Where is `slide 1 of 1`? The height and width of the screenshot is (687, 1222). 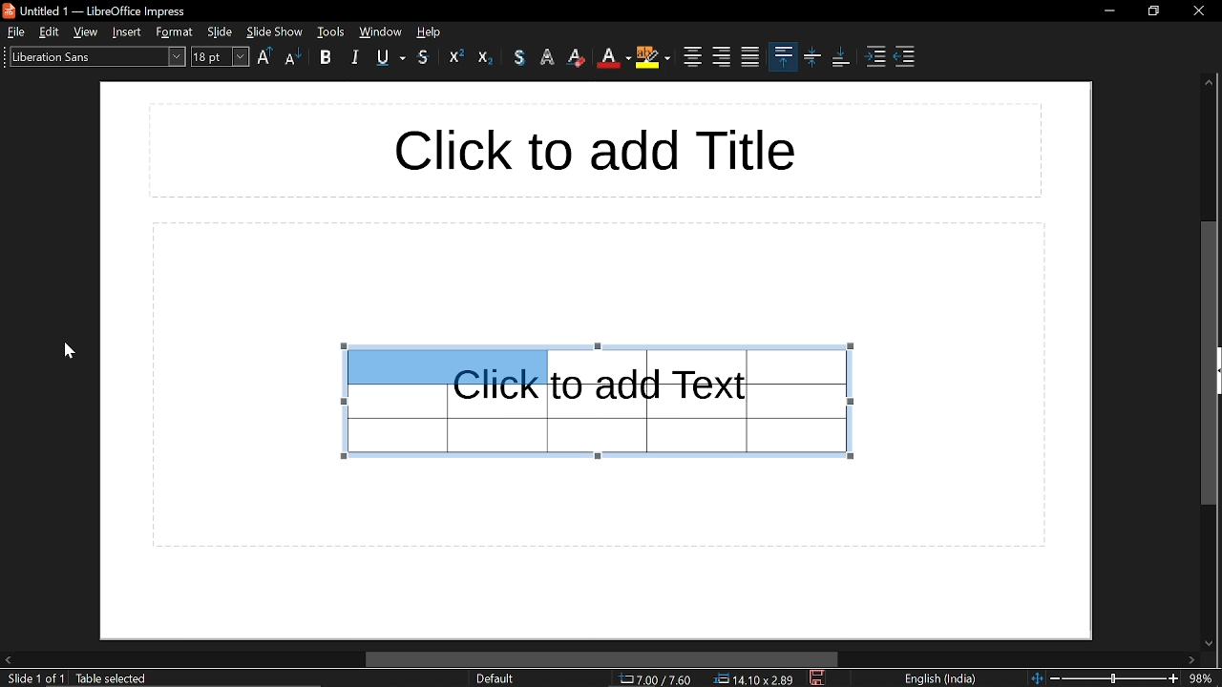
slide 1 of 1 is located at coordinates (35, 679).